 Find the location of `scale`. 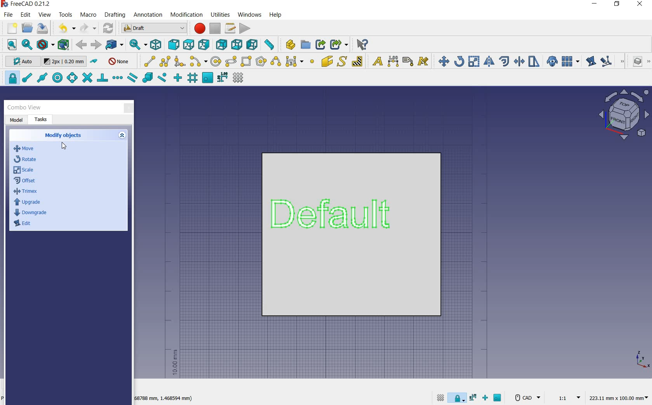

scale is located at coordinates (24, 171).